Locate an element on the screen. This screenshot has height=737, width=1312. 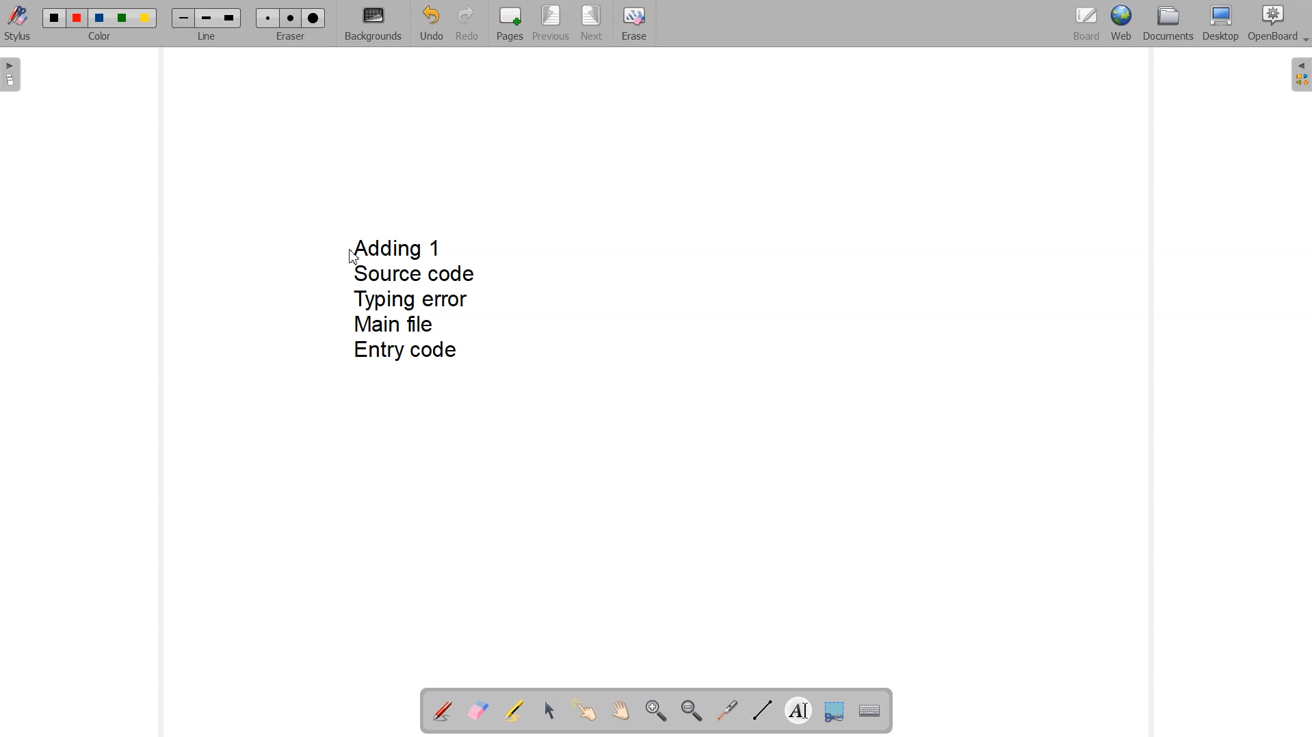
Desktop is located at coordinates (1221, 25).